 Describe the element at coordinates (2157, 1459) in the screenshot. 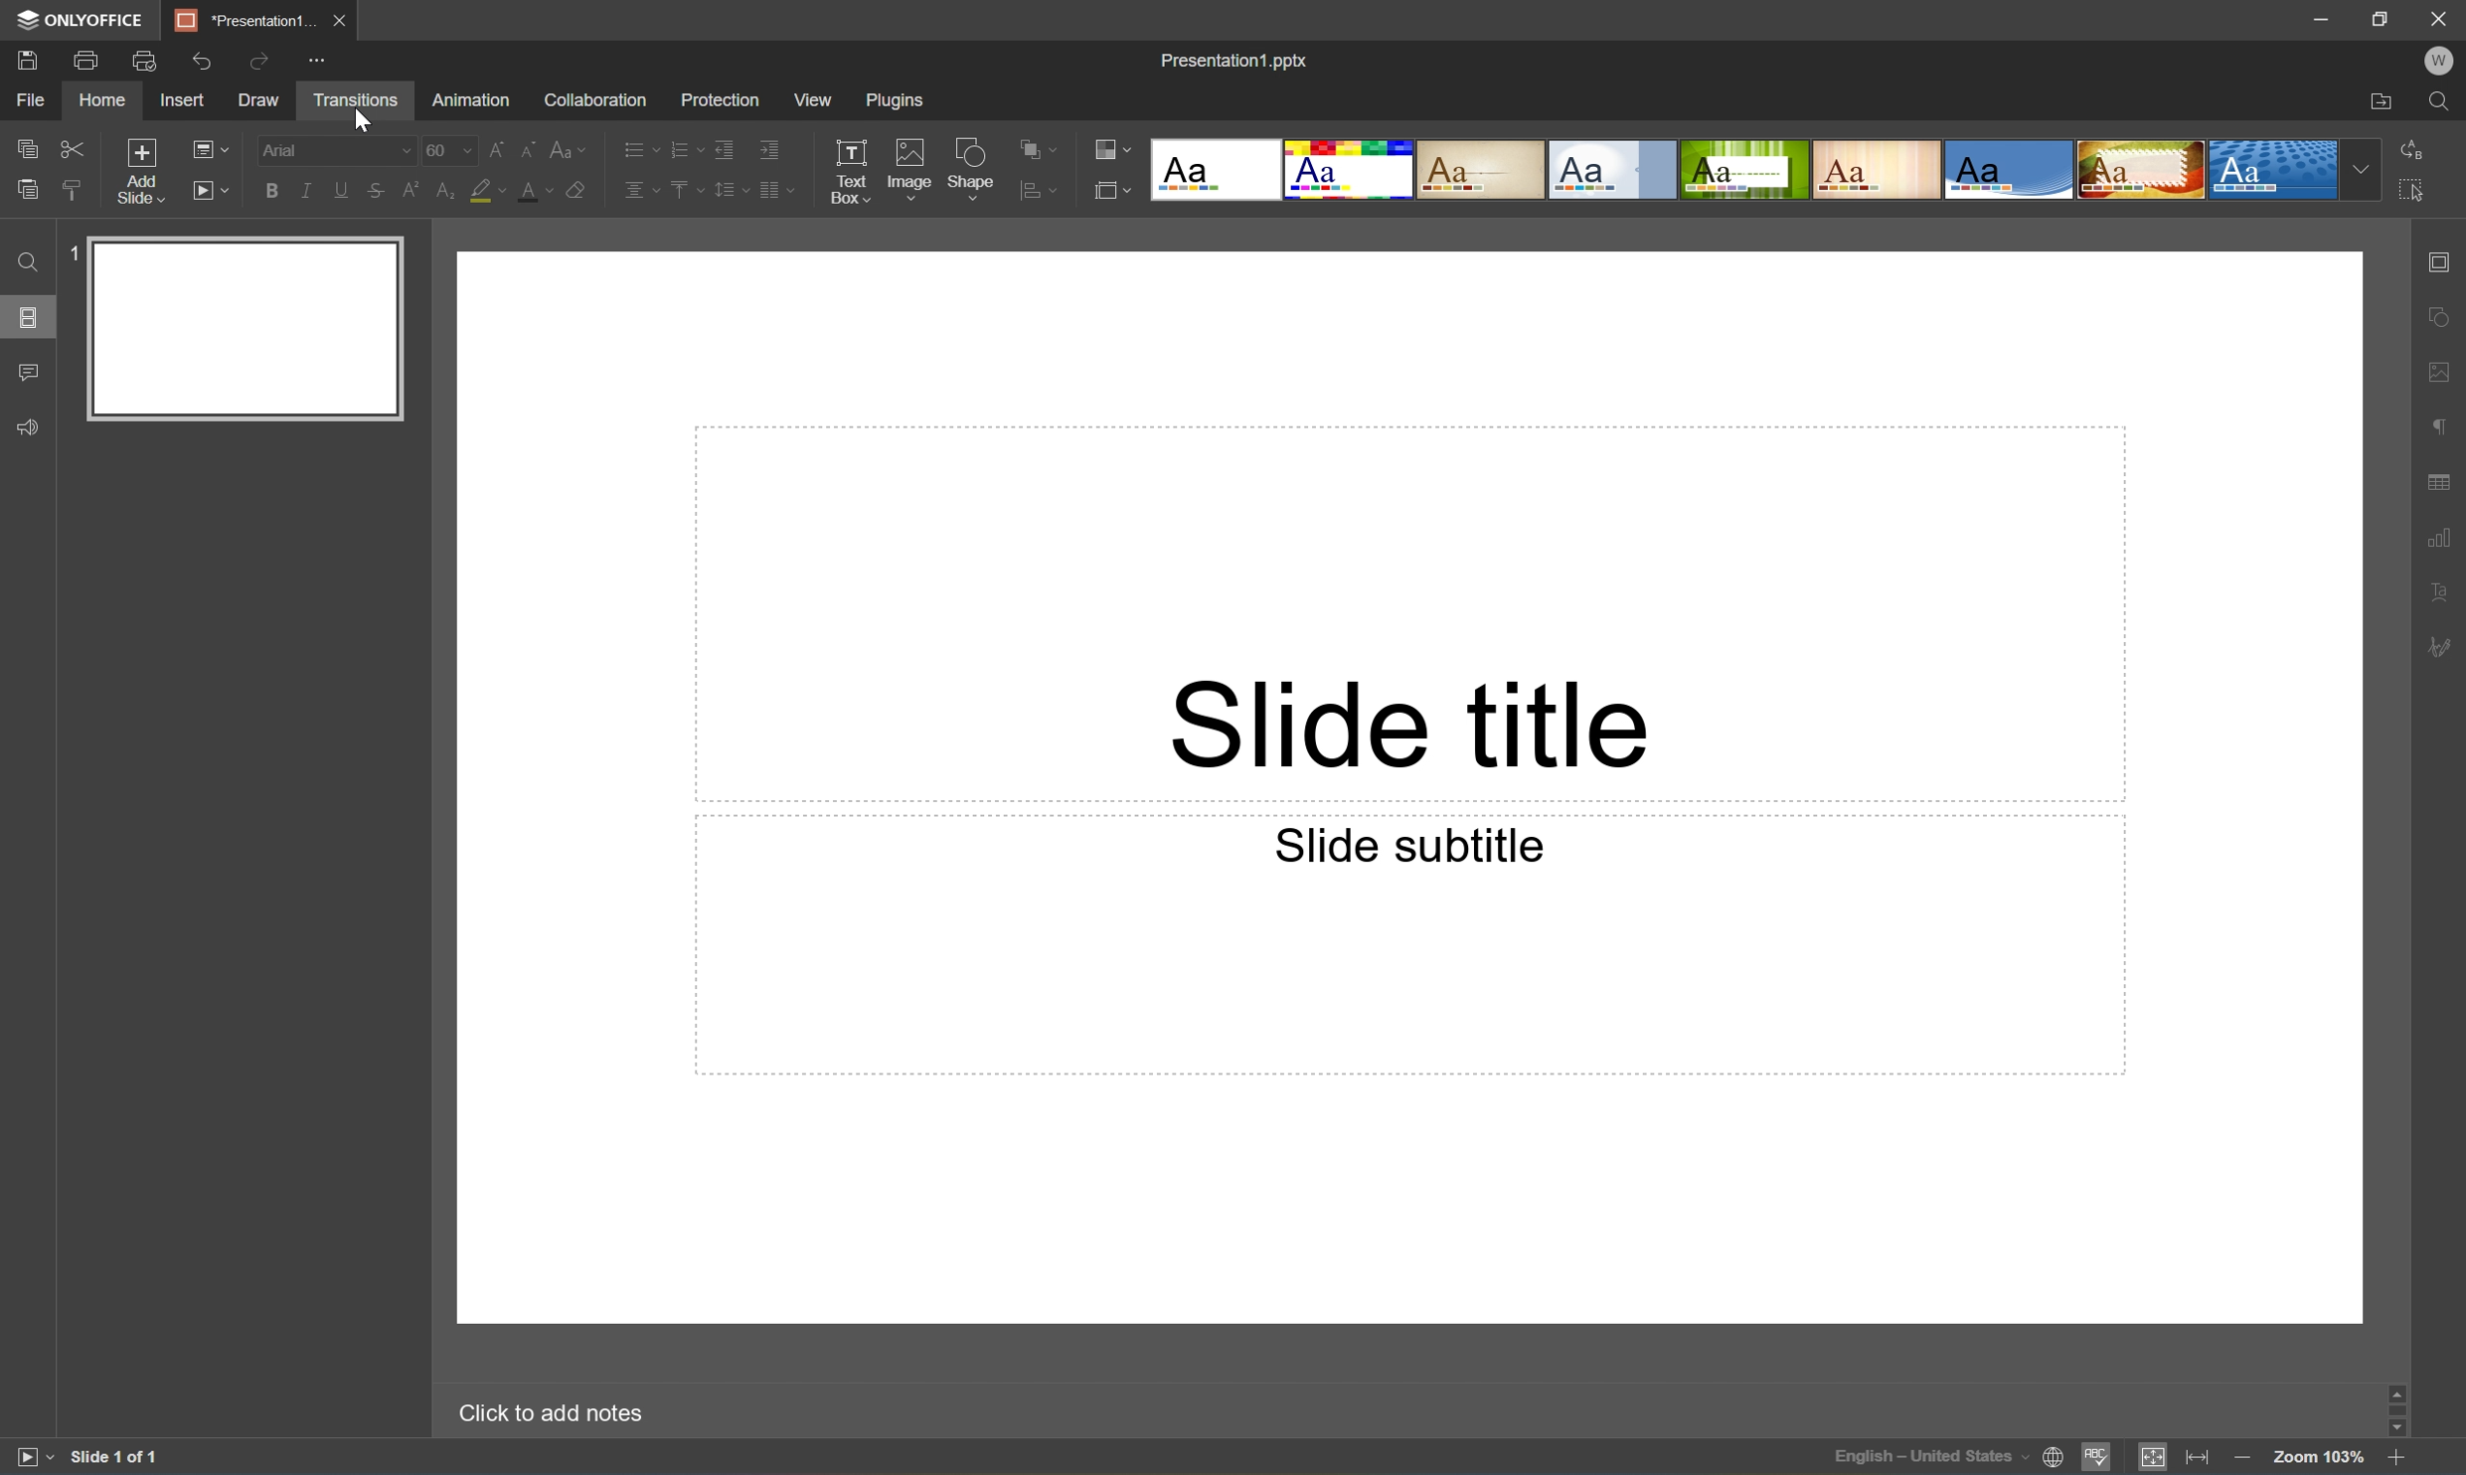

I see `Fit to slide` at that location.